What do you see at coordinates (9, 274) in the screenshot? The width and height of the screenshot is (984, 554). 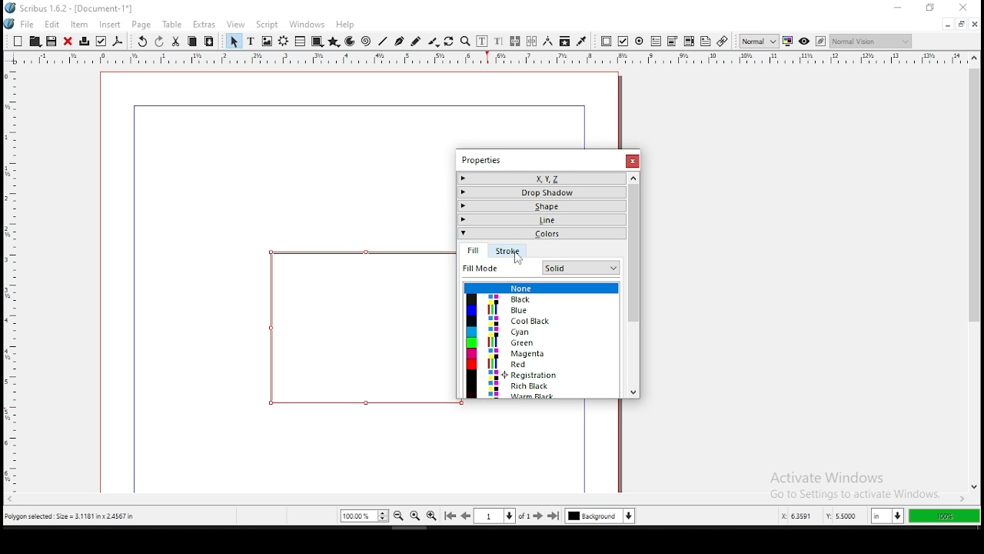 I see `horizontal ruler` at bounding box center [9, 274].